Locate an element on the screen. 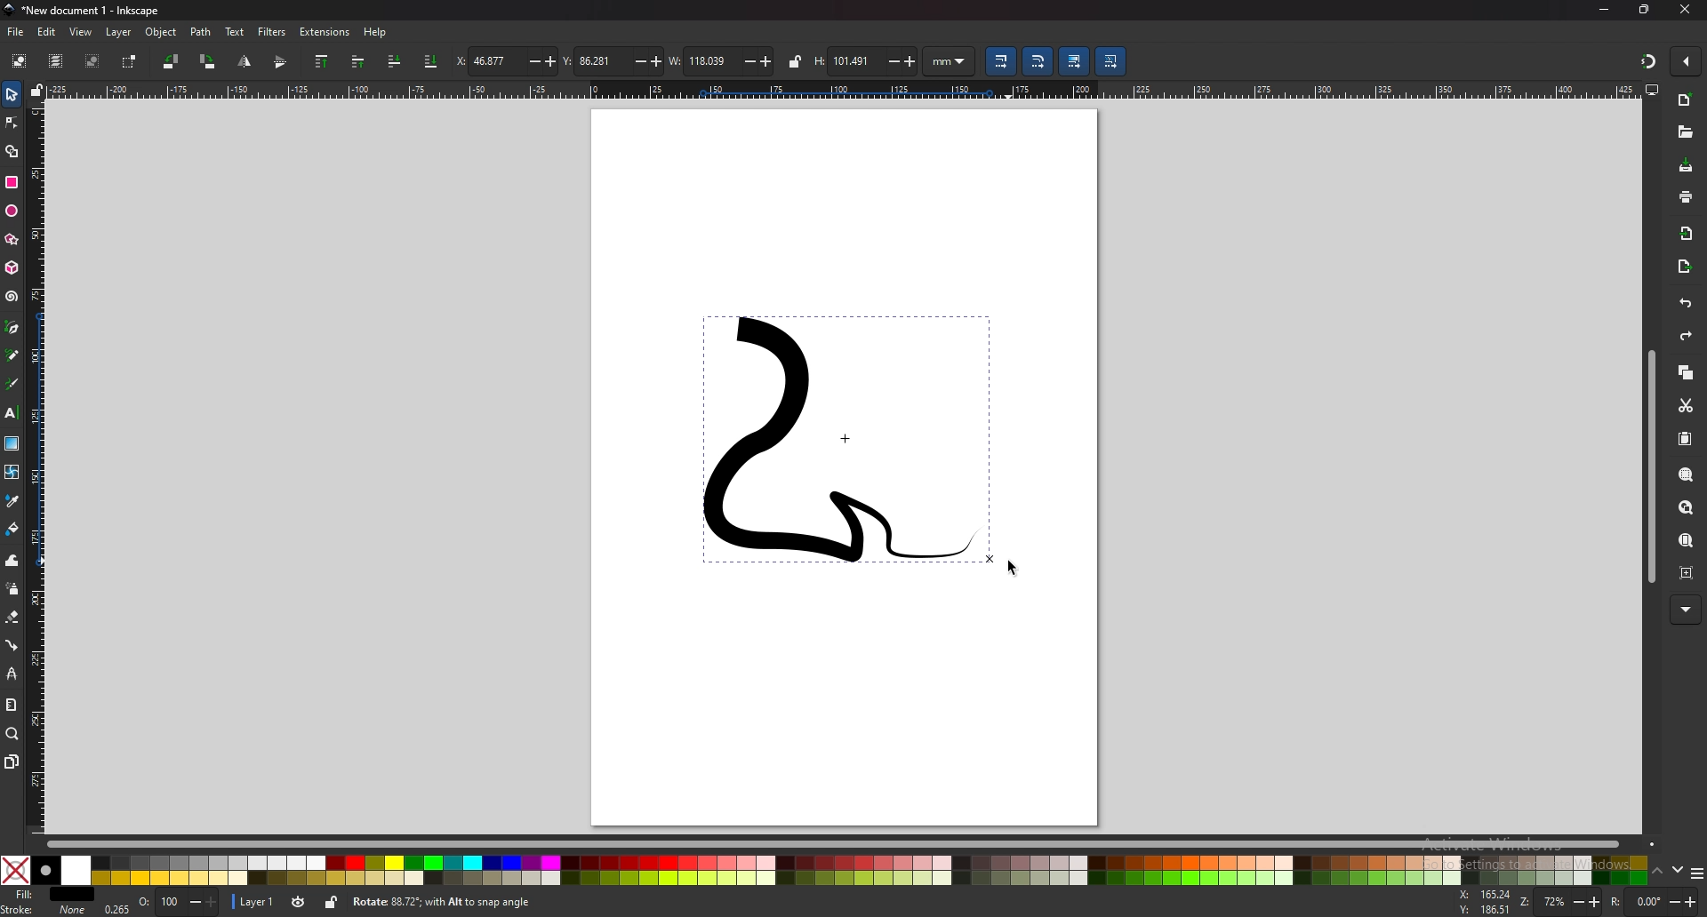  deselect is located at coordinates (93, 60).